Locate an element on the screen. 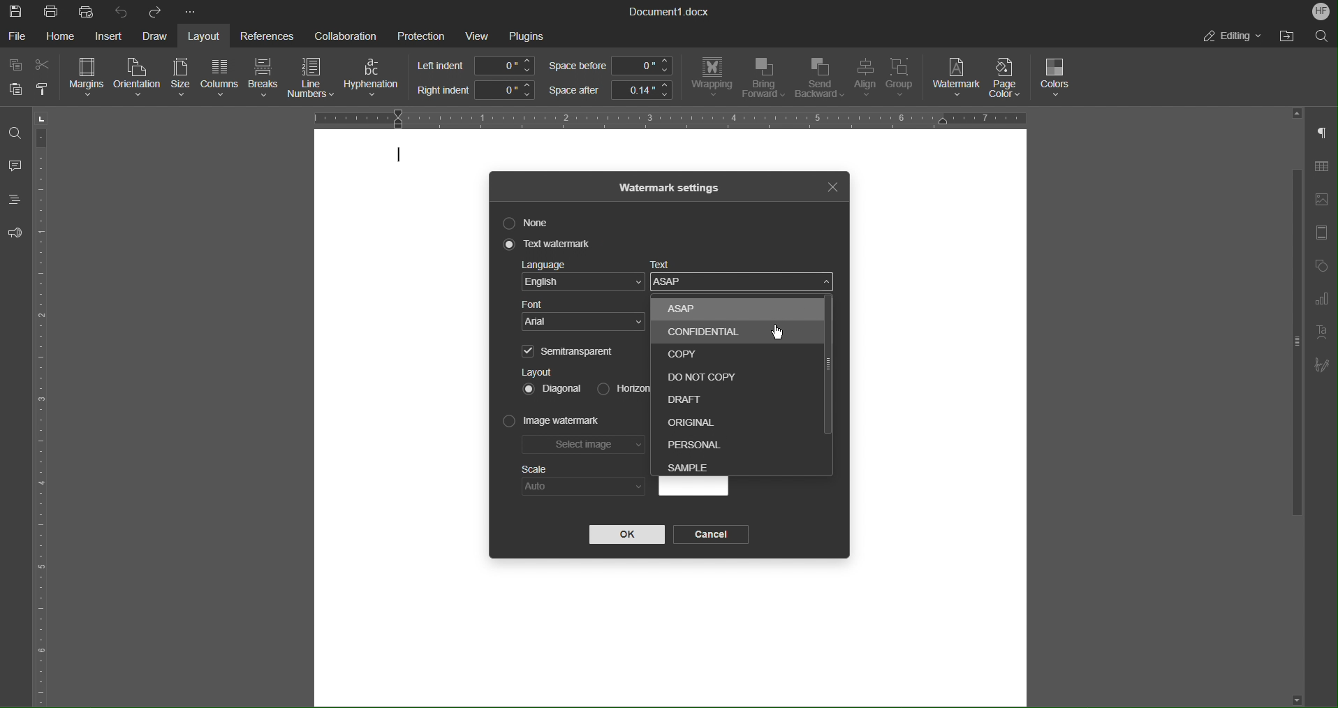  Layout is located at coordinates (537, 371).